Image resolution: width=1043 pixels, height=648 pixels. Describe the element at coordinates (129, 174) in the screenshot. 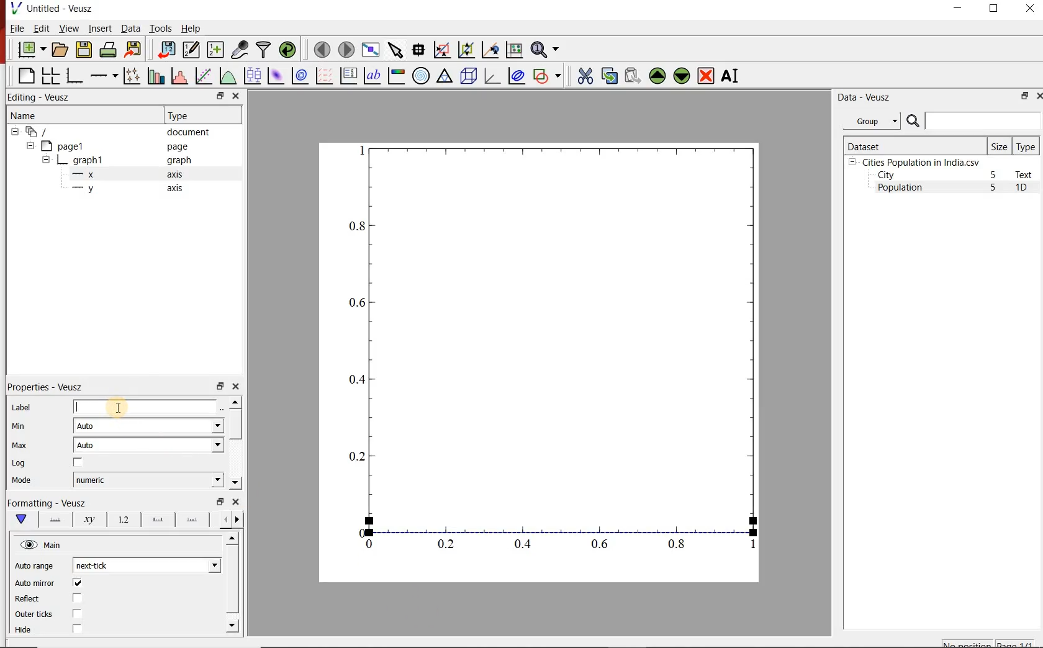

I see `x axis` at that location.